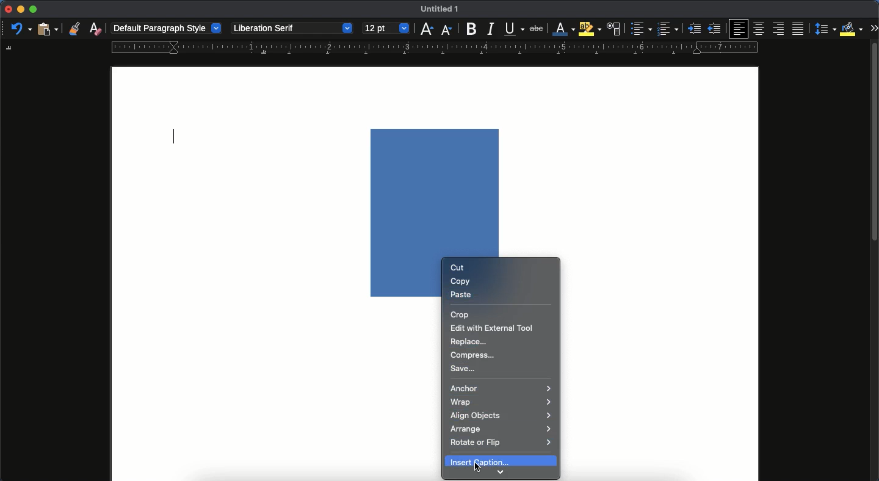 This screenshot has height=481, width=879. I want to click on maximize, so click(33, 9).